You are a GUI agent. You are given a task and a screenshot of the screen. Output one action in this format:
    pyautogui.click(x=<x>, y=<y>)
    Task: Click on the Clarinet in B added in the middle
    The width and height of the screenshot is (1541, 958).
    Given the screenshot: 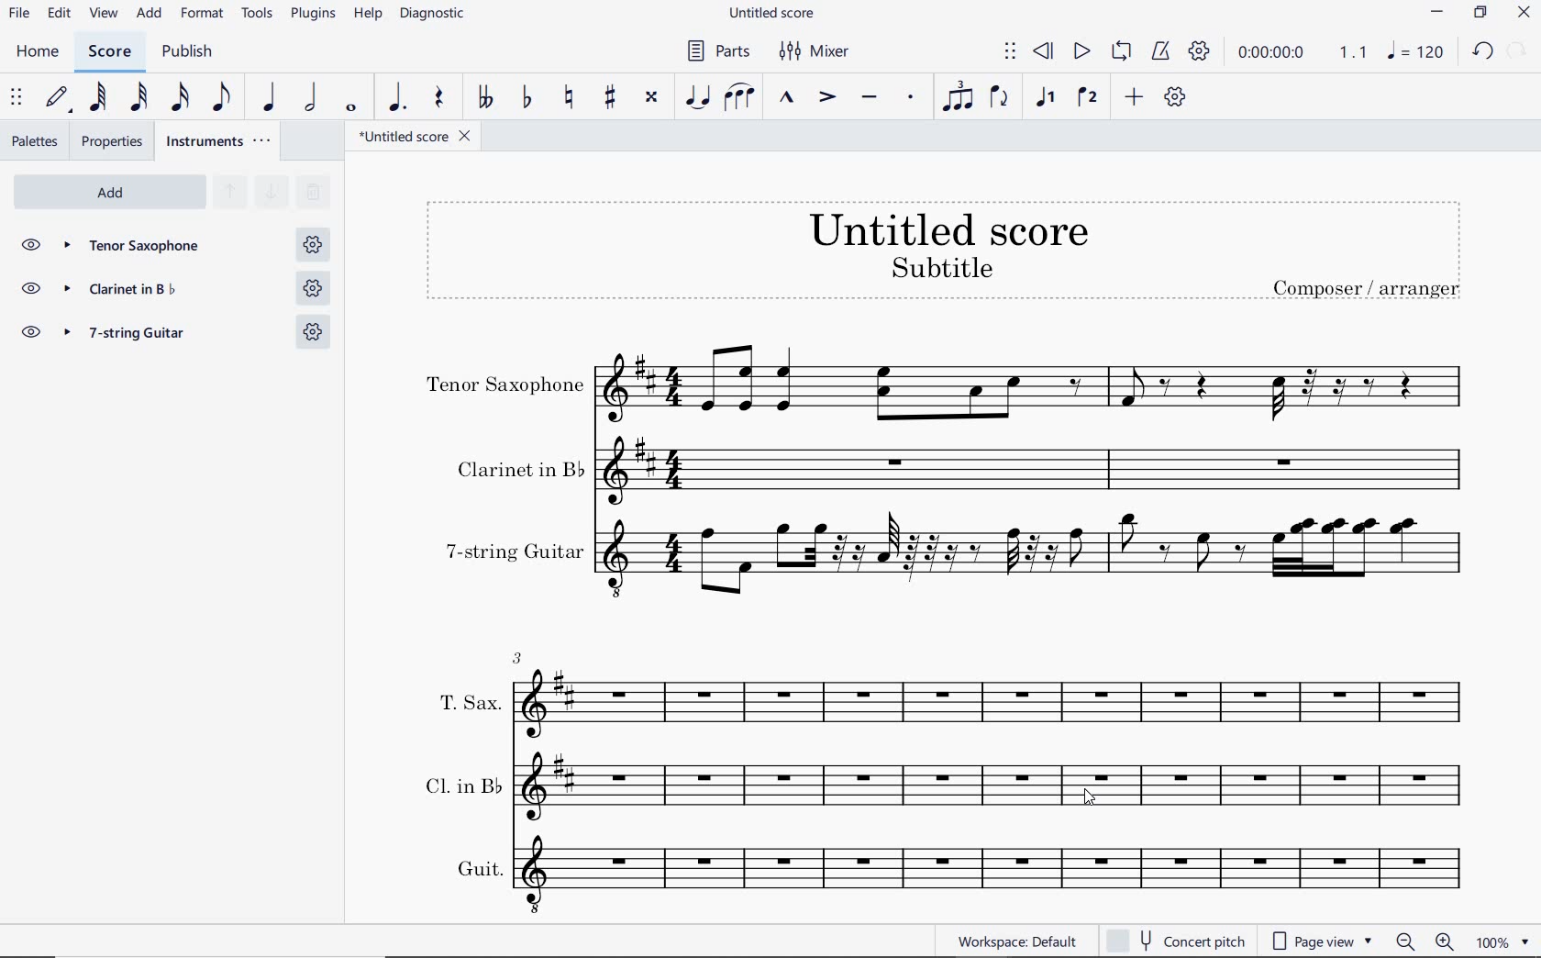 What is the action you would take?
    pyautogui.click(x=943, y=787)
    